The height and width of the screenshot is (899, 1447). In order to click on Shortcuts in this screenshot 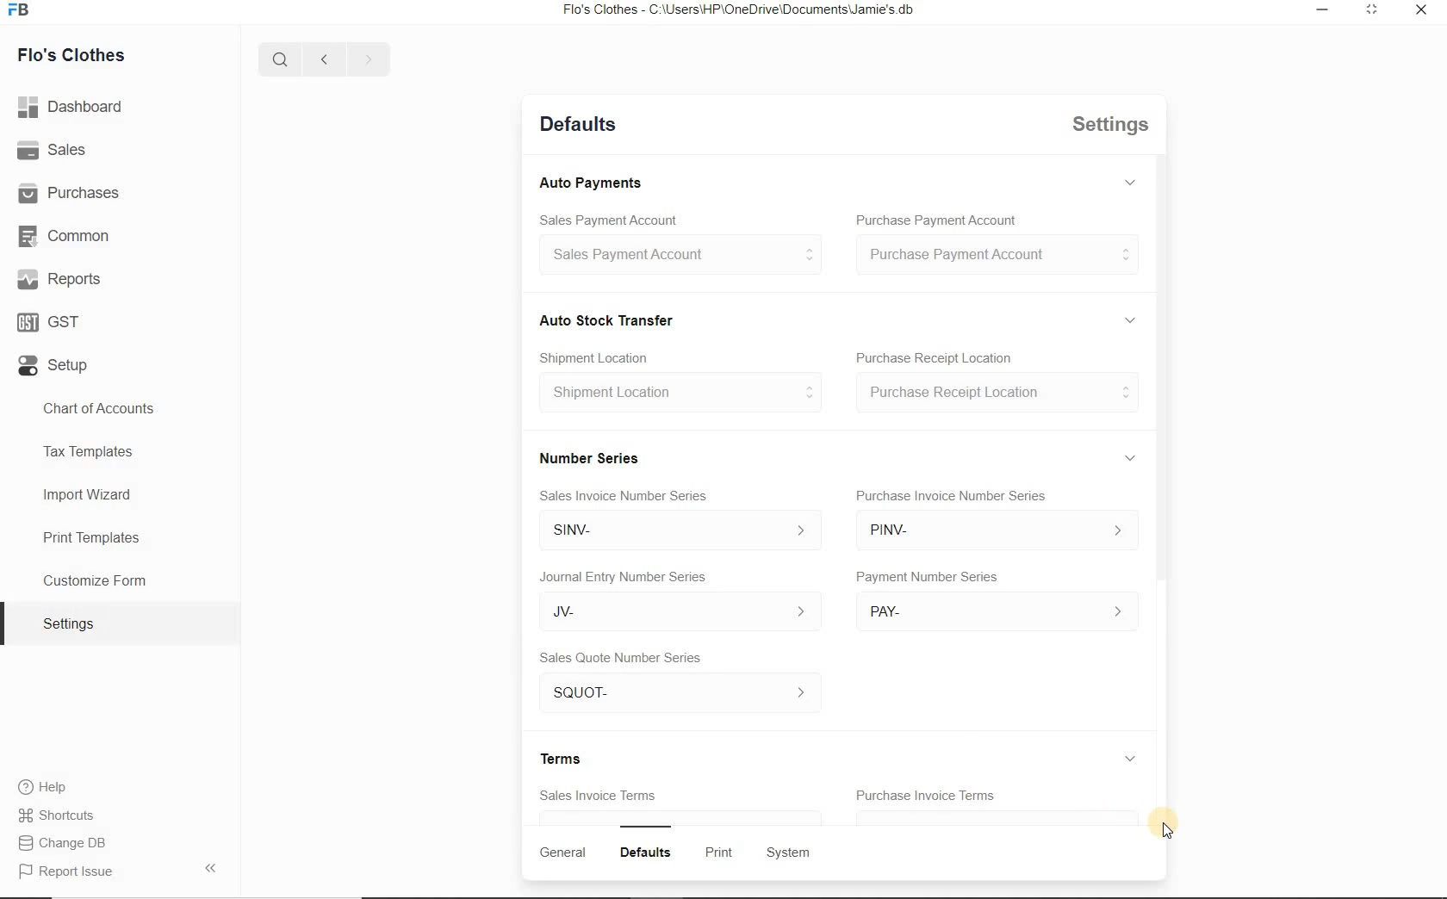, I will do `click(57, 816)`.